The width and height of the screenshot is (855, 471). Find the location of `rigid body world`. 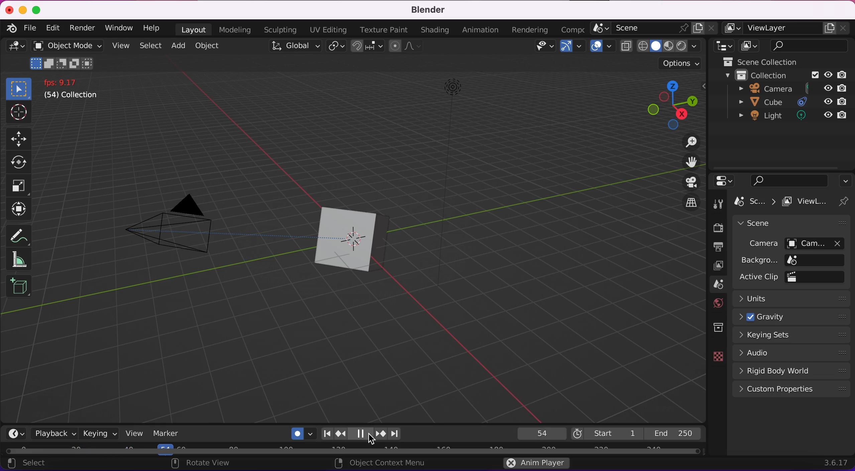

rigid body world is located at coordinates (793, 370).